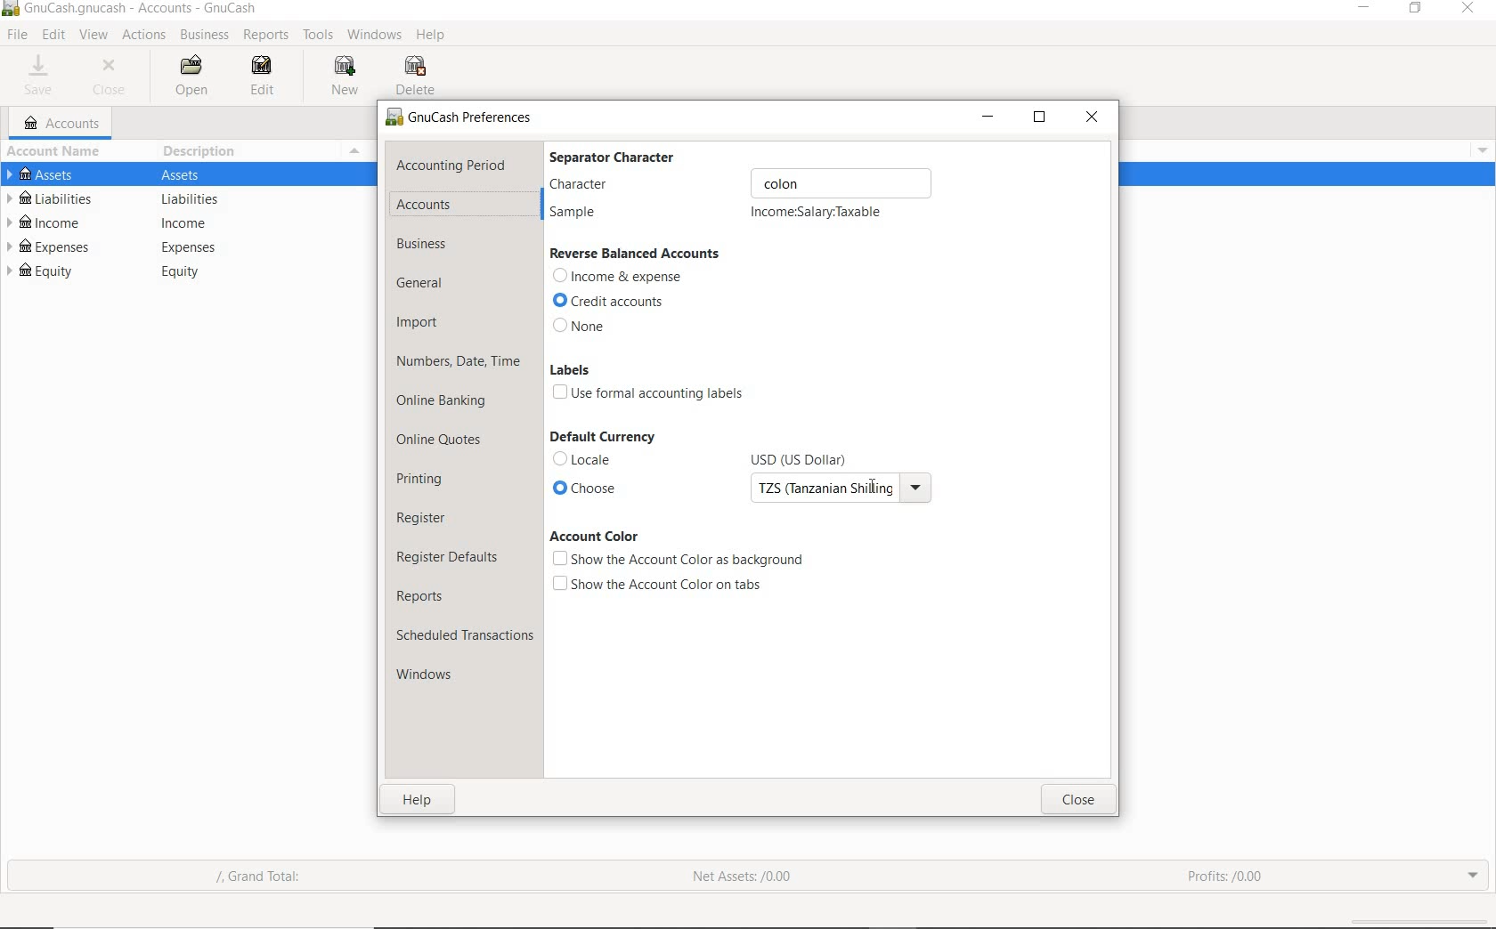  I want to click on OPEN, so click(195, 77).